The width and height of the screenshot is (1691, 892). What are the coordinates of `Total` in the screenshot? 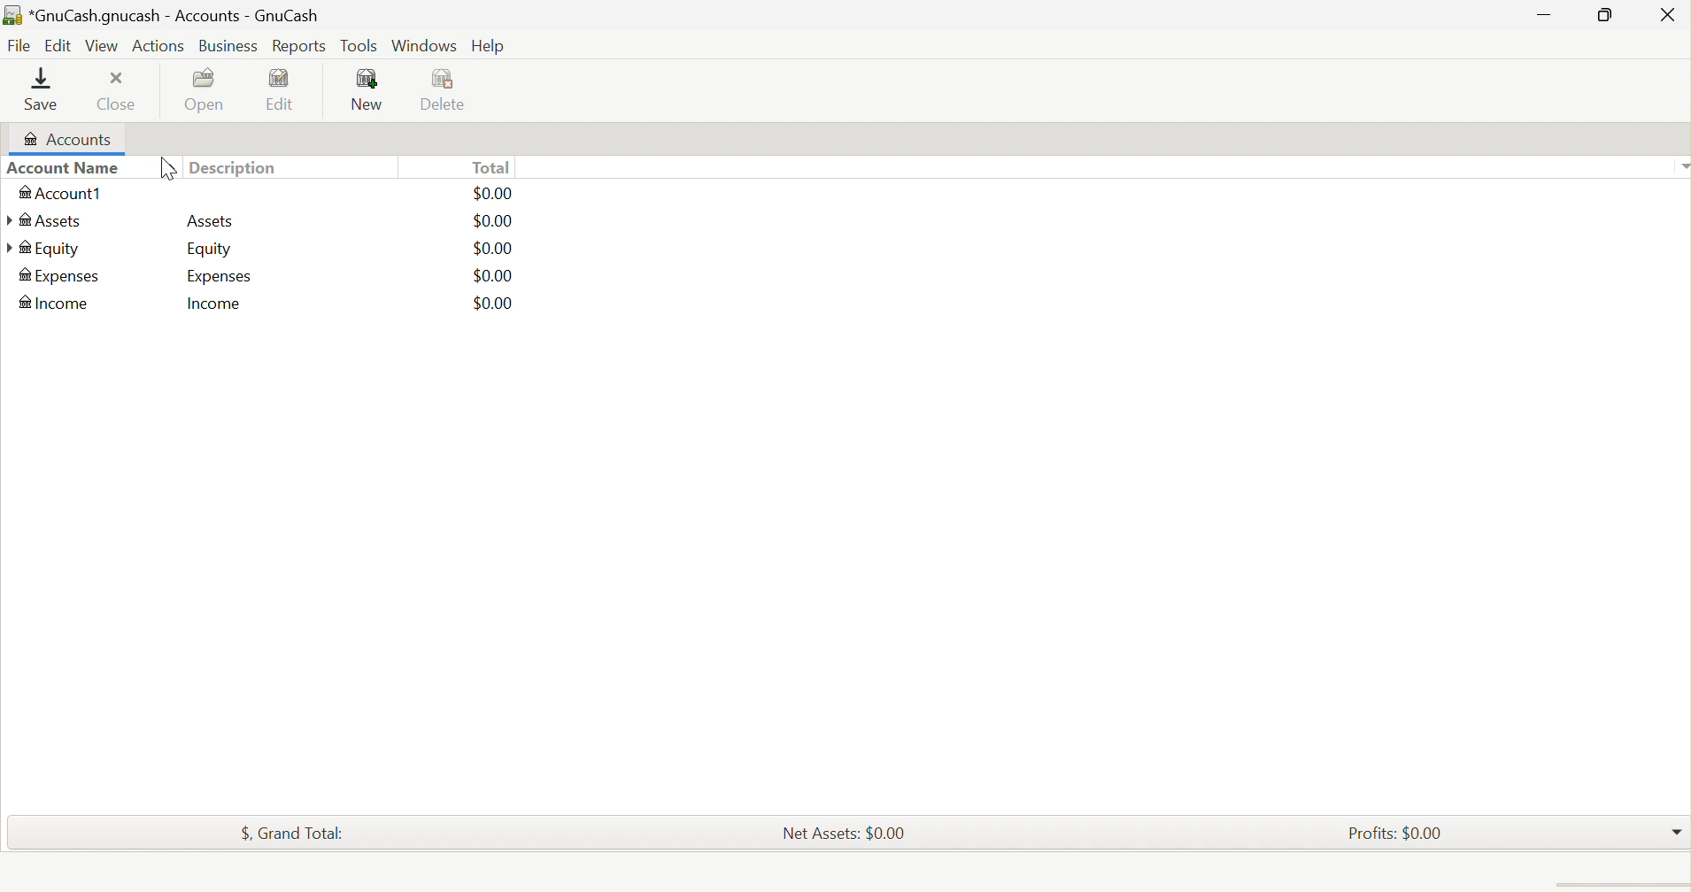 It's located at (490, 167).